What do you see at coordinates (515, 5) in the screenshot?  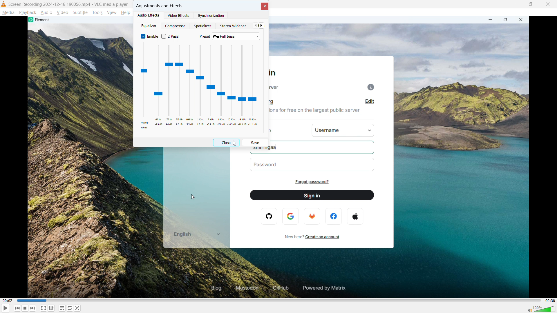 I see `minimize ` at bounding box center [515, 5].